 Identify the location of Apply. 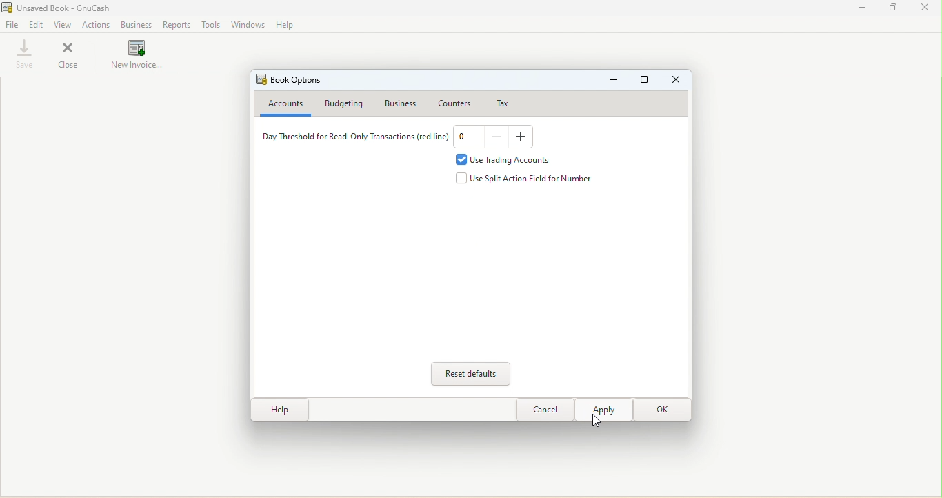
(603, 410).